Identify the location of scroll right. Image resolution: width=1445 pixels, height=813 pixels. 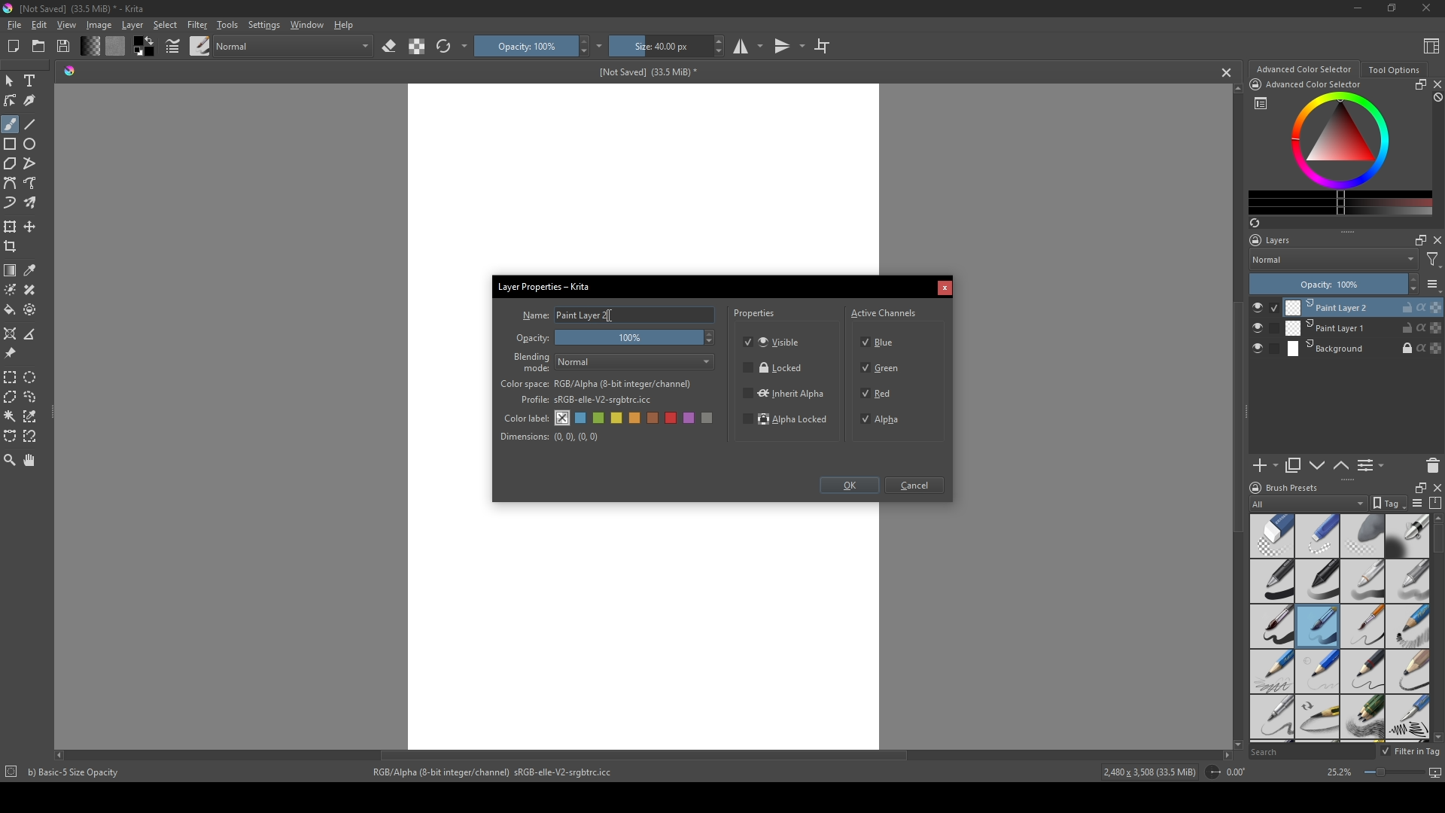
(1227, 755).